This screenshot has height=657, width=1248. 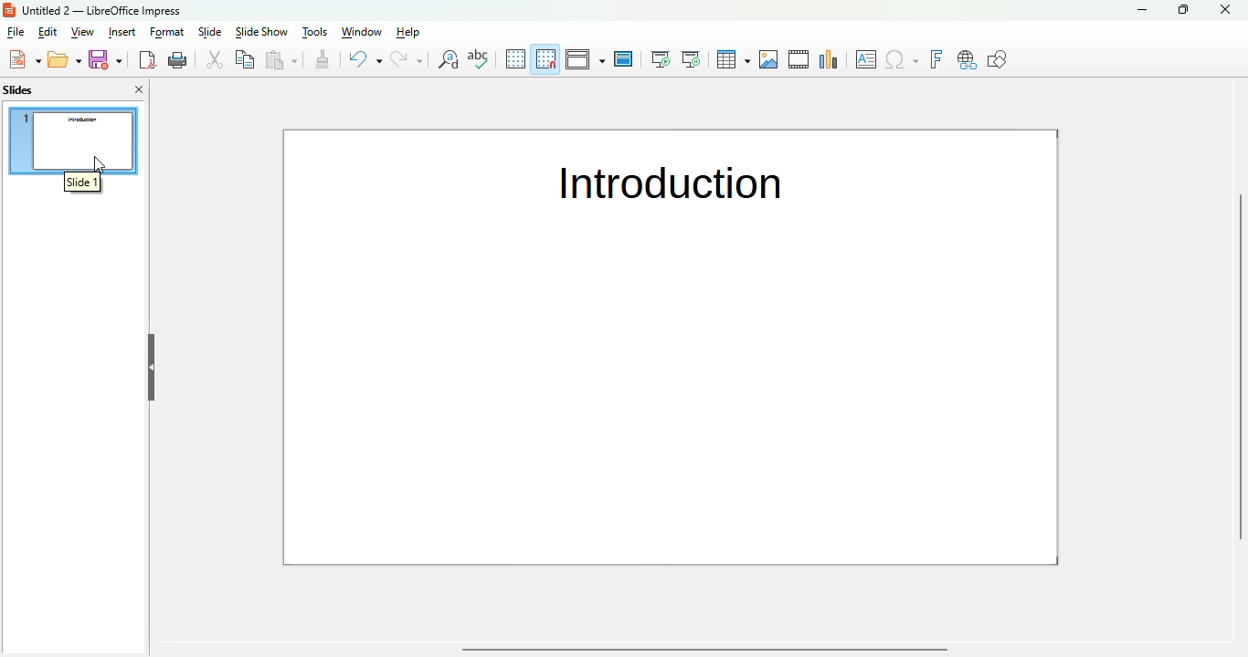 What do you see at coordinates (101, 10) in the screenshot?
I see `untitled 2 - libreoffice impress` at bounding box center [101, 10].